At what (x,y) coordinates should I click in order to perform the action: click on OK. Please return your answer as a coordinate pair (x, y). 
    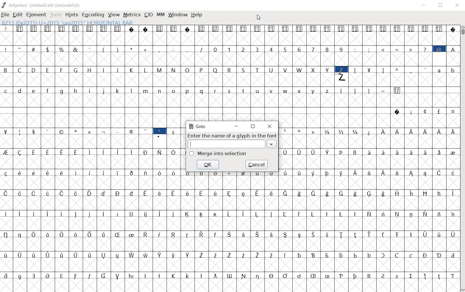
    Looking at the image, I should click on (208, 165).